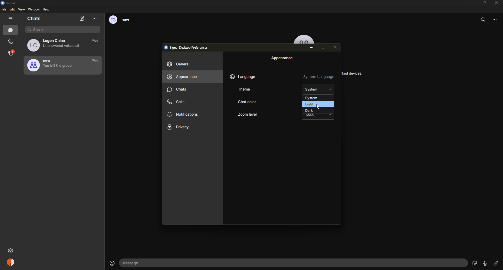  What do you see at coordinates (83, 19) in the screenshot?
I see `new chat` at bounding box center [83, 19].